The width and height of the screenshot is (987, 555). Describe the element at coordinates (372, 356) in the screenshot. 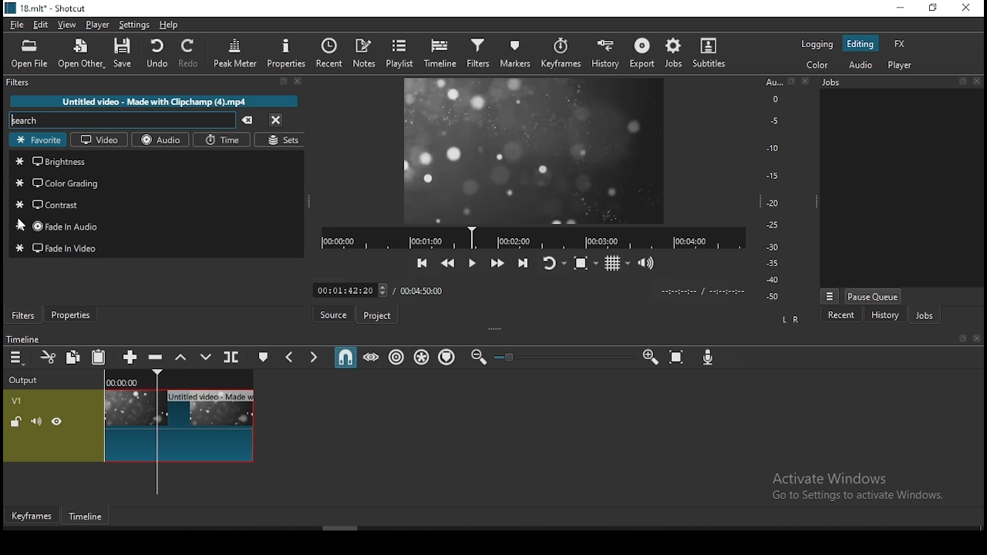

I see `scrub while dragging` at that location.